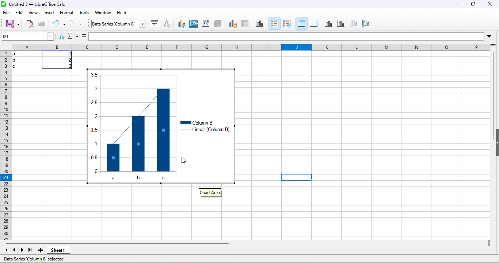  Describe the element at coordinates (169, 24) in the screenshot. I see `character` at that location.